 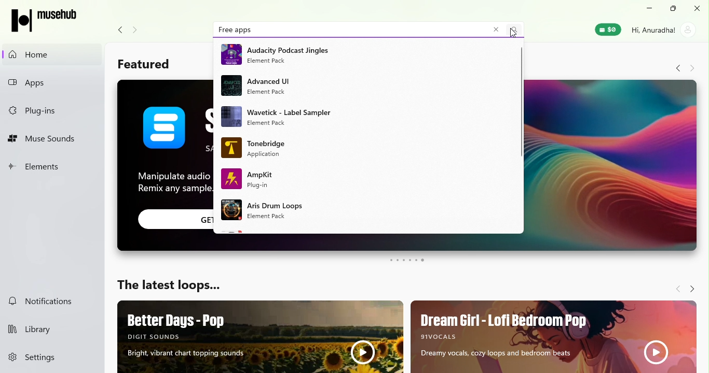 What do you see at coordinates (367, 87) in the screenshot?
I see `Ad` at bounding box center [367, 87].